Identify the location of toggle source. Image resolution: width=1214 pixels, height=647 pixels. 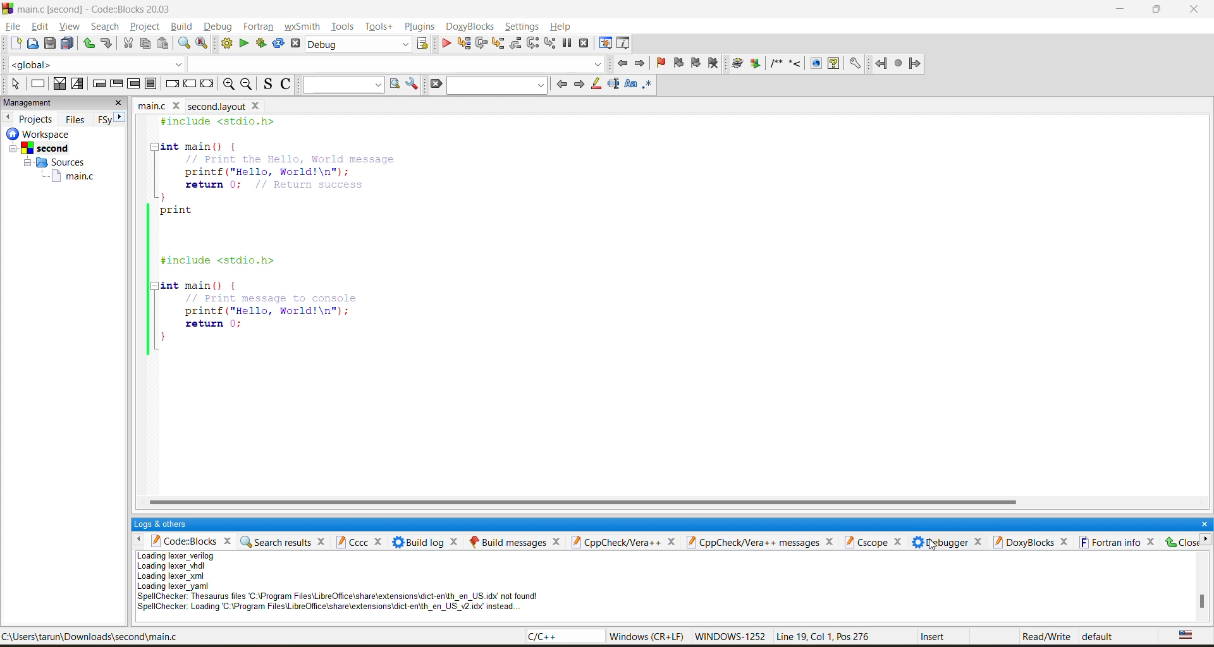
(266, 85).